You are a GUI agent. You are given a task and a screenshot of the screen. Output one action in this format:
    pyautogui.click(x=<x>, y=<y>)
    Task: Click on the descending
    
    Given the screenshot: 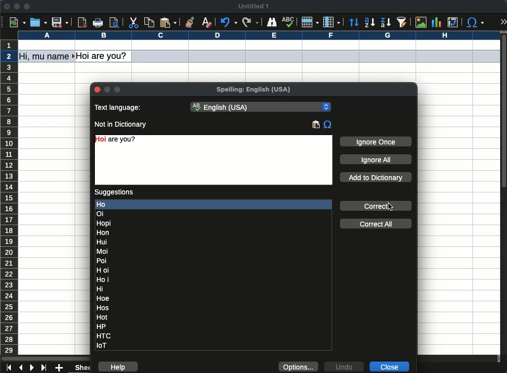 What is the action you would take?
    pyautogui.click(x=385, y=22)
    